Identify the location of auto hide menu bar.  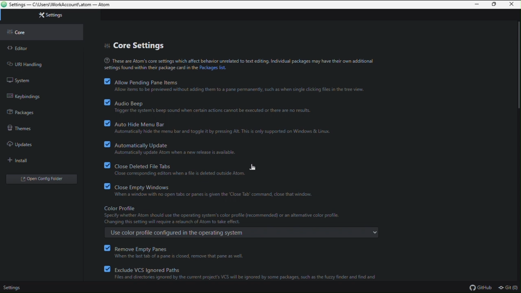
(227, 127).